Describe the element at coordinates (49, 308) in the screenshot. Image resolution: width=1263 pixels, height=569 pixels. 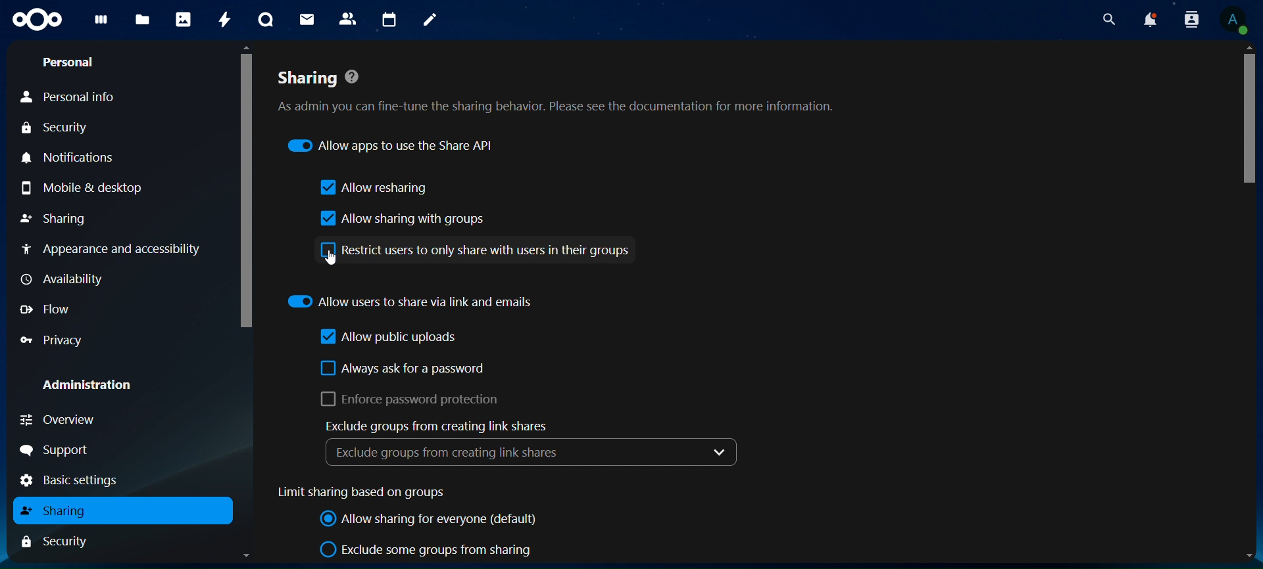
I see `flow` at that location.